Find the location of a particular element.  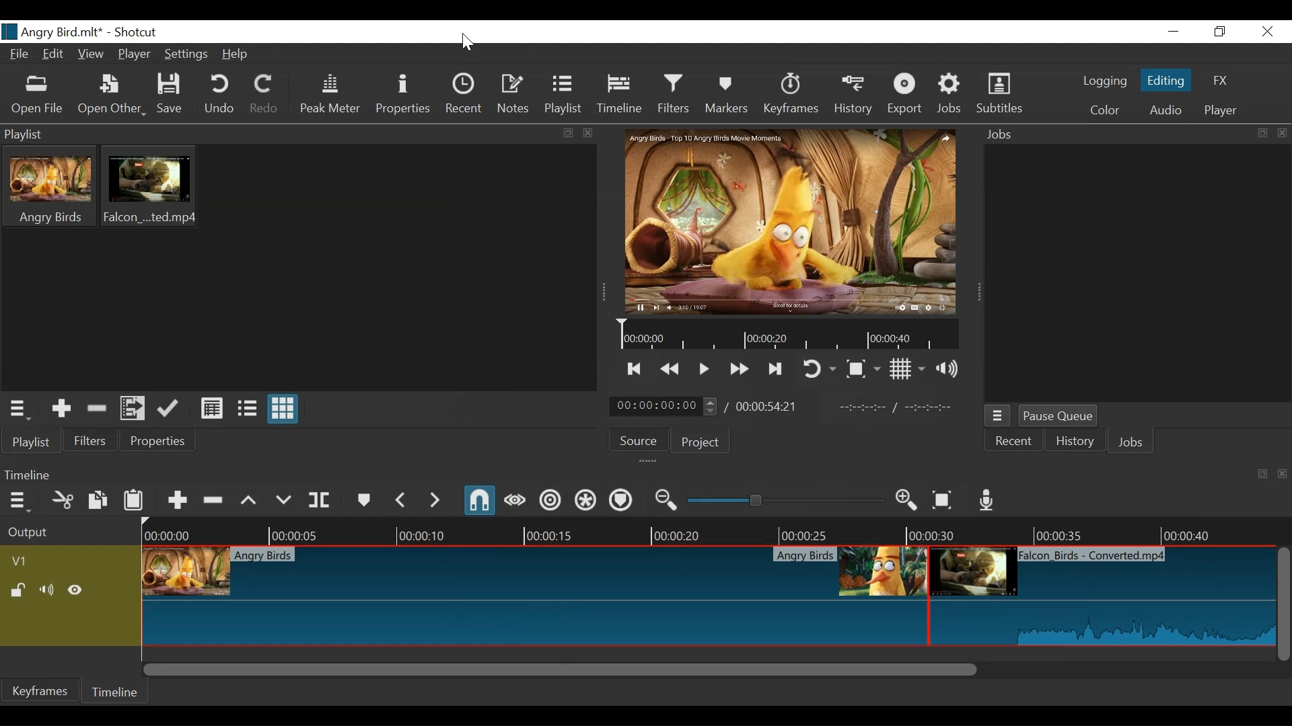

Playlist is located at coordinates (32, 441).